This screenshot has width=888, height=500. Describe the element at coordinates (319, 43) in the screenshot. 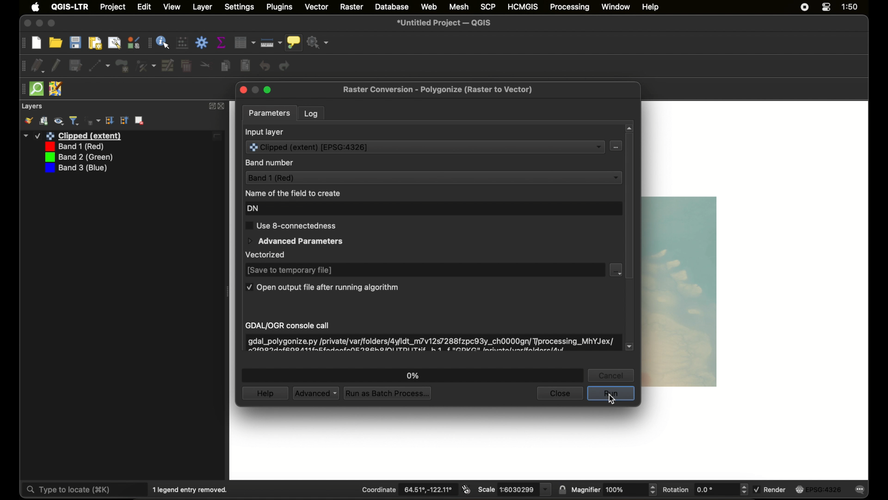

I see `no action selected` at that location.